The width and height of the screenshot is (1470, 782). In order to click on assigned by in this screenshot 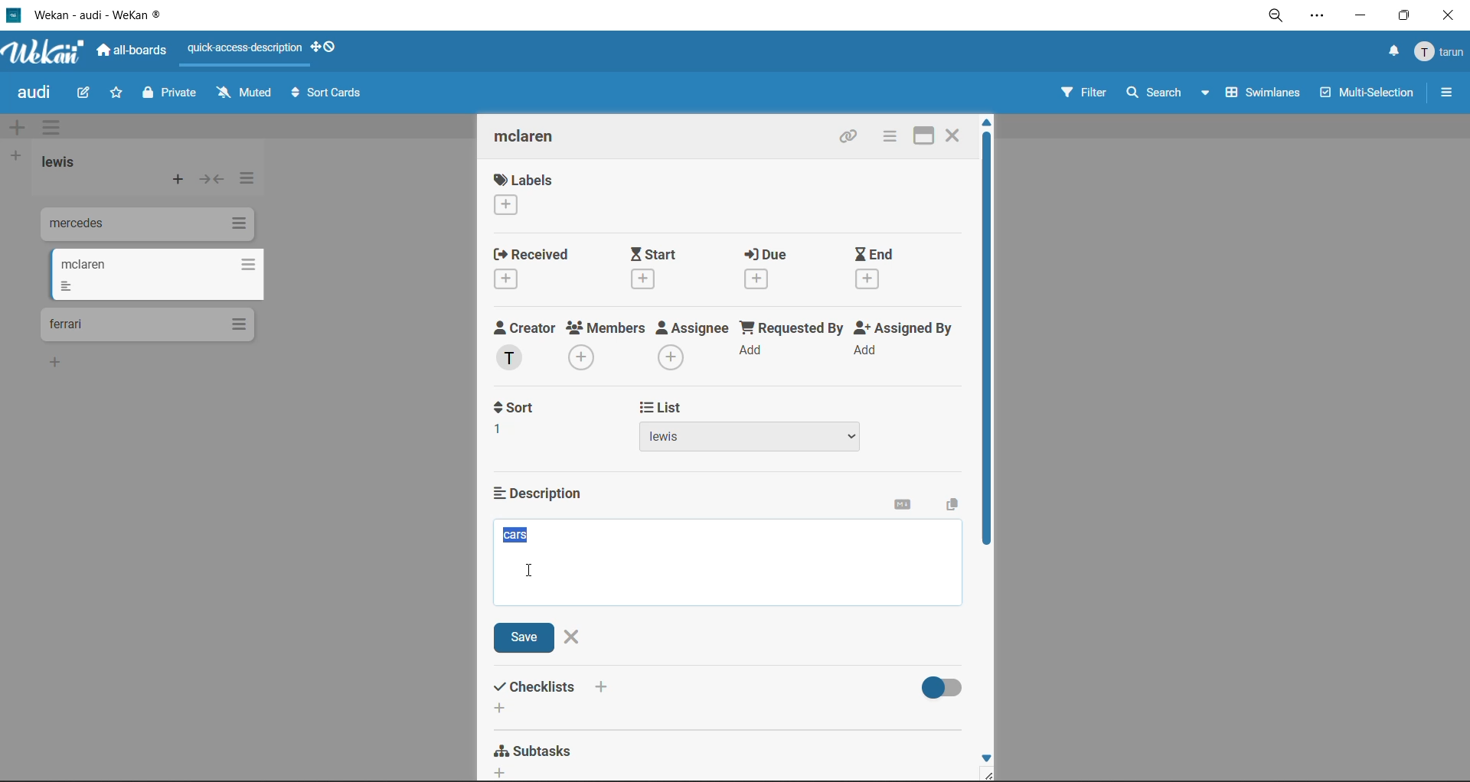, I will do `click(909, 343)`.